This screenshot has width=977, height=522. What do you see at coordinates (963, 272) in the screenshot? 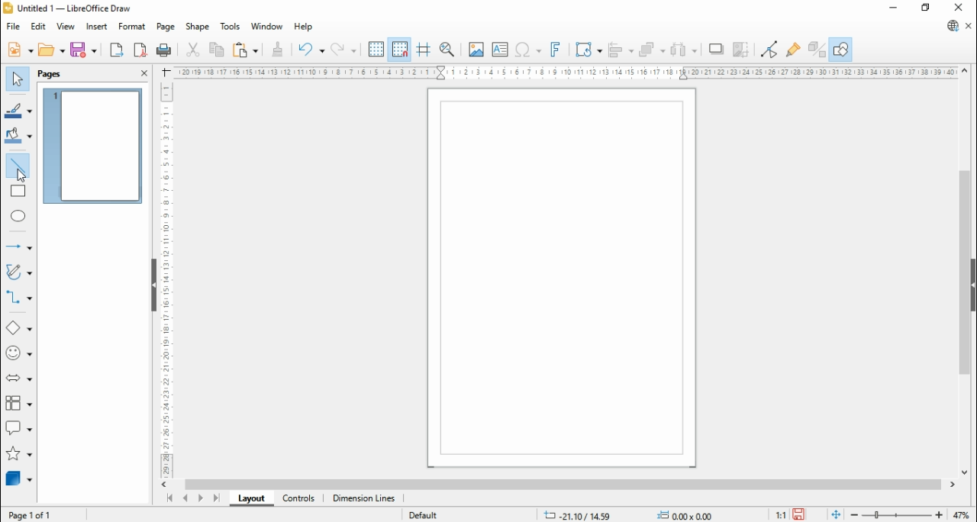
I see `scroll bar` at bounding box center [963, 272].